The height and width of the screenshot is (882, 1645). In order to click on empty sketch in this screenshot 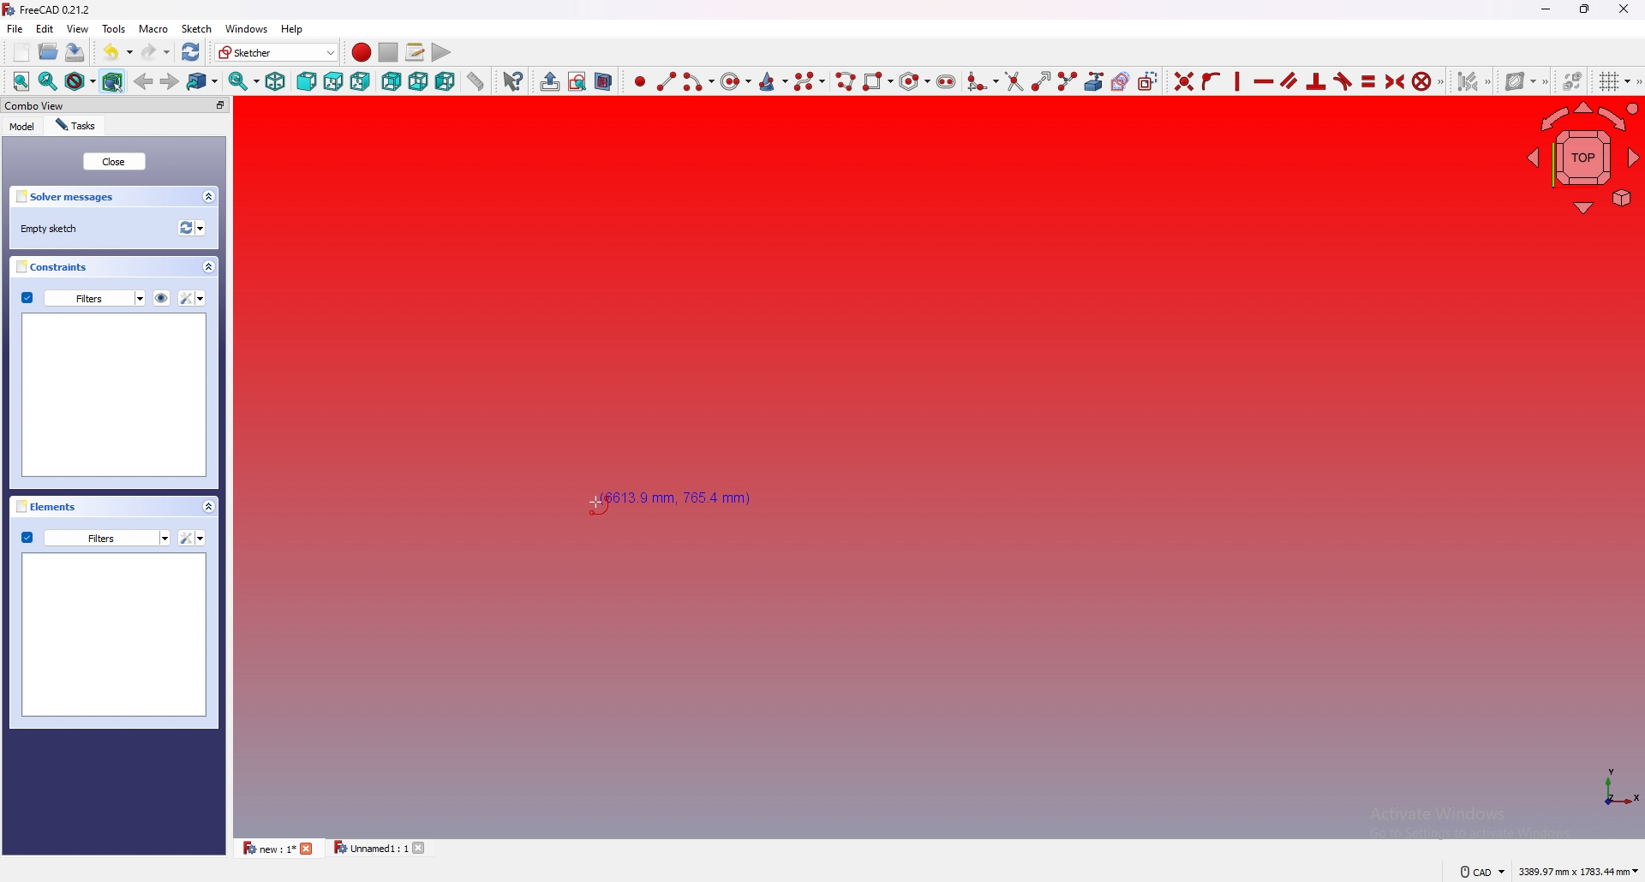, I will do `click(53, 229)`.